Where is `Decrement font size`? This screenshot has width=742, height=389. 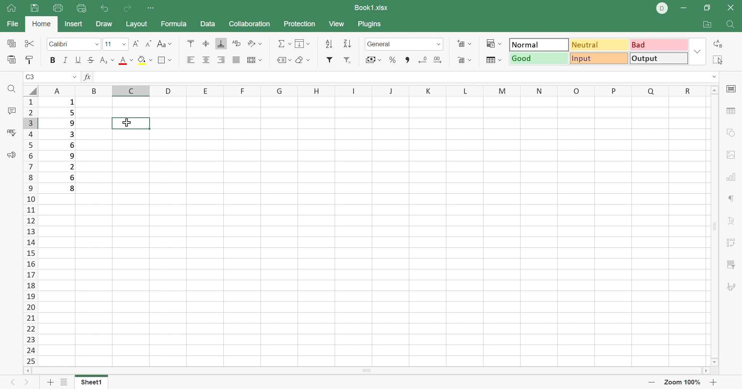
Decrement font size is located at coordinates (148, 44).